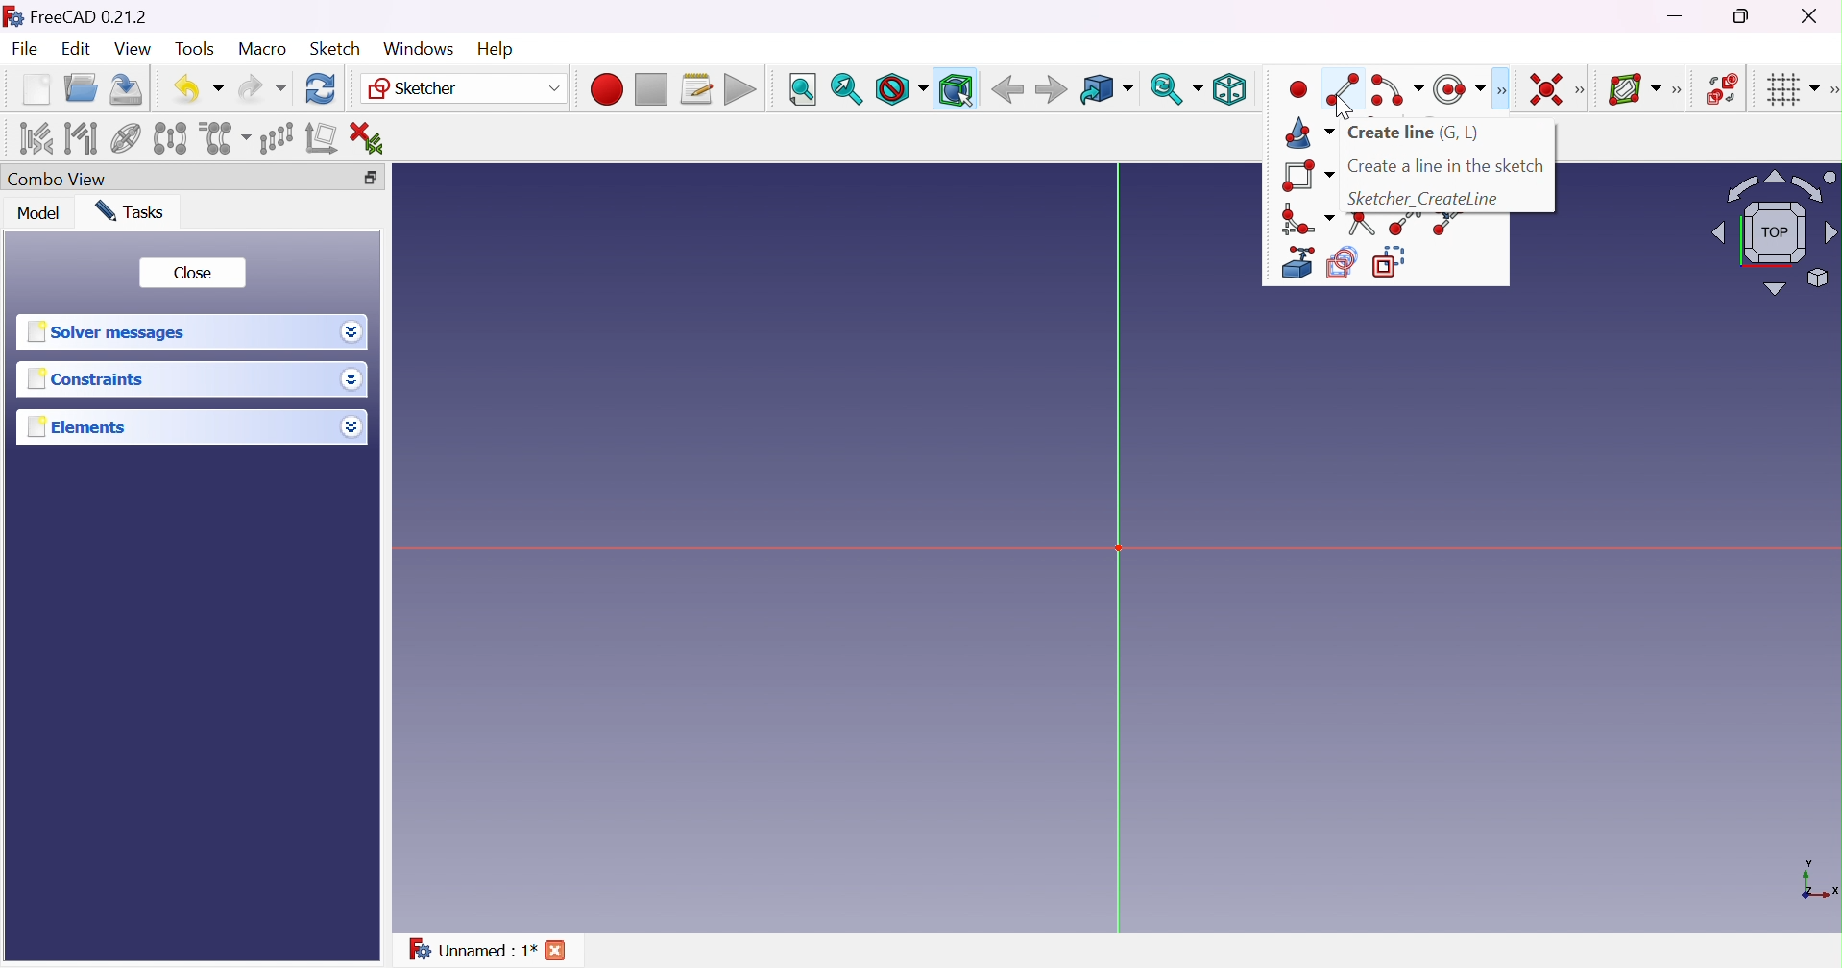 The width and height of the screenshot is (1842, 968). Describe the element at coordinates (1395, 90) in the screenshot. I see `create arc` at that location.